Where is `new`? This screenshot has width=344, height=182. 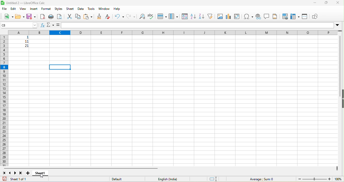 new is located at coordinates (8, 17).